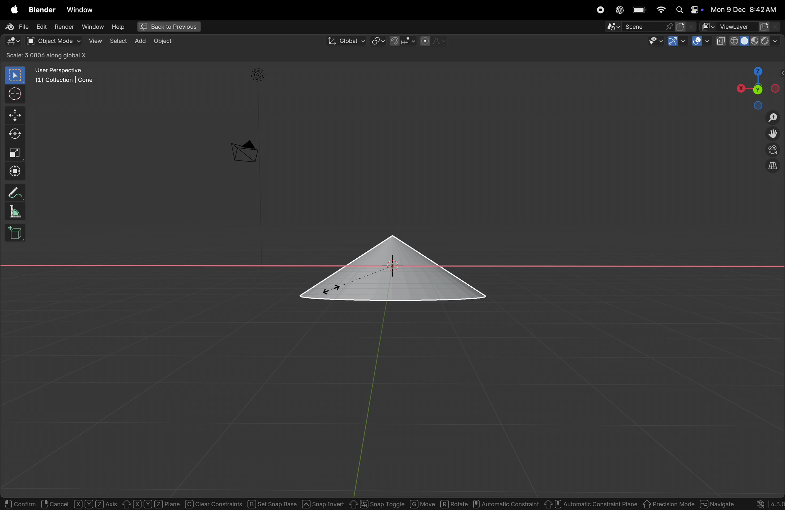 This screenshot has width=785, height=510. What do you see at coordinates (118, 42) in the screenshot?
I see `select` at bounding box center [118, 42].